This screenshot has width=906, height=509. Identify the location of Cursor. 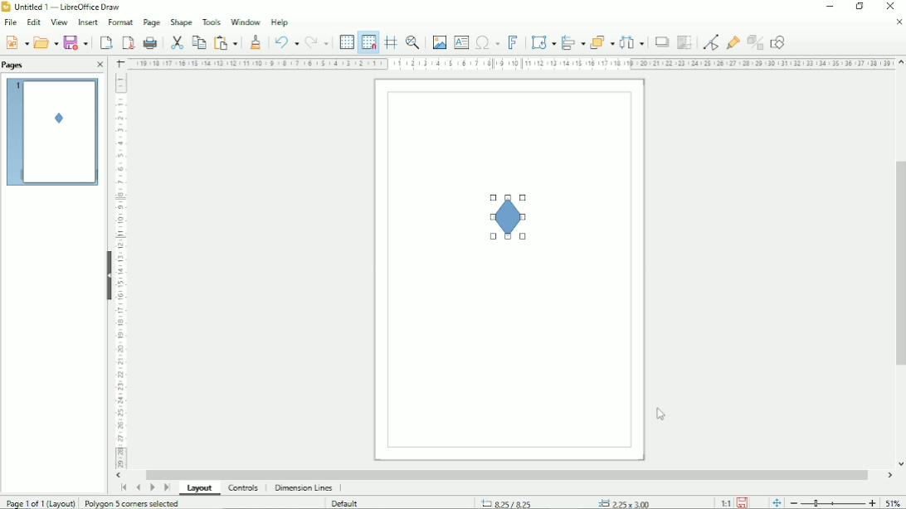
(661, 414).